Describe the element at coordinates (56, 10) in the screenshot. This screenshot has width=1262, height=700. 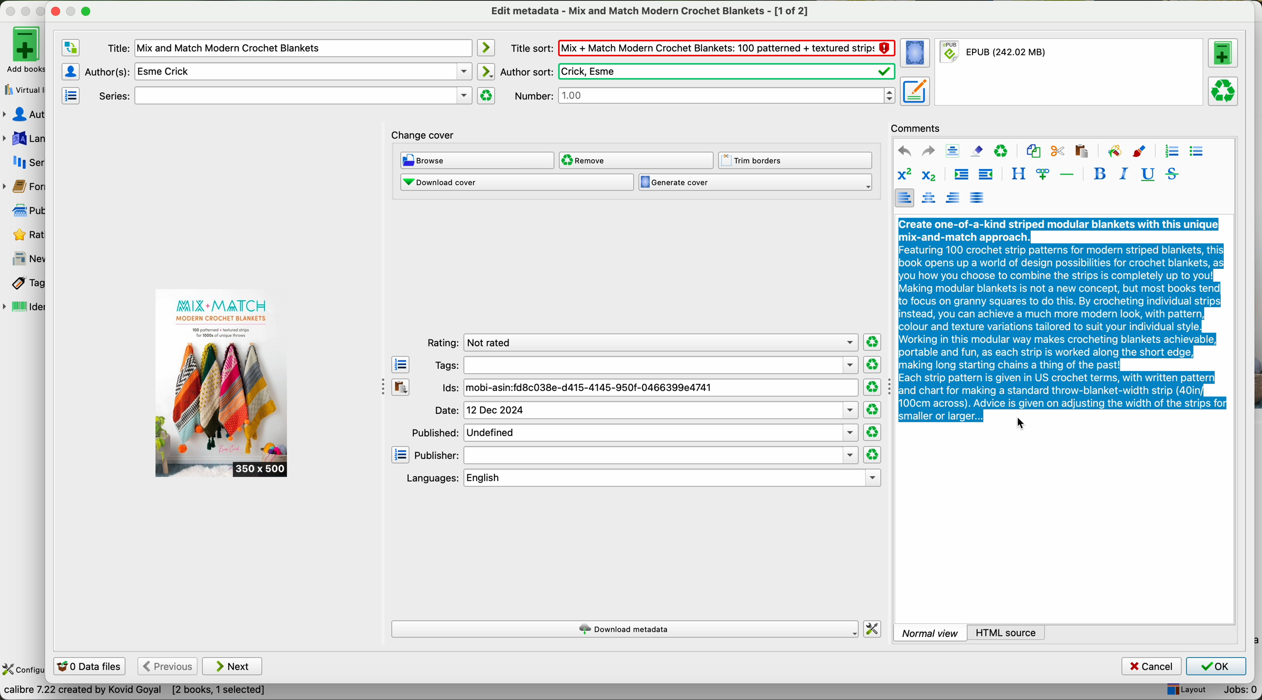
I see `close window` at that location.